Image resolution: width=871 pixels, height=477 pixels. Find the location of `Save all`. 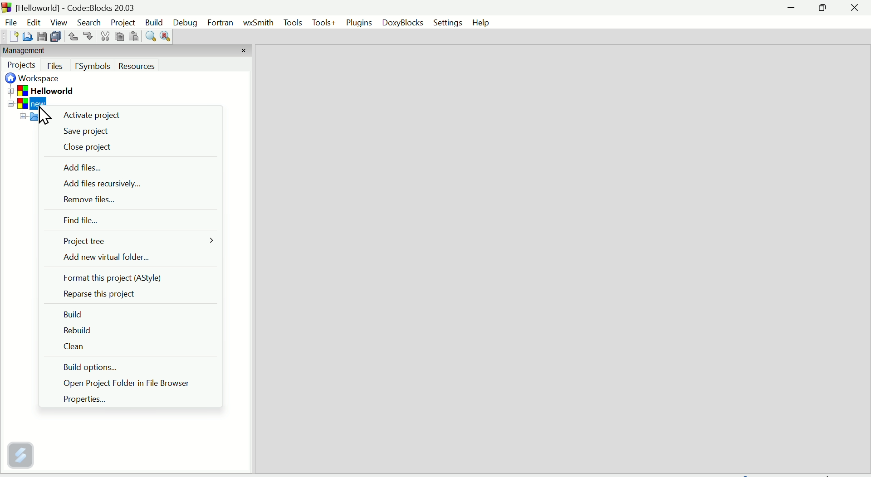

Save all is located at coordinates (58, 37).